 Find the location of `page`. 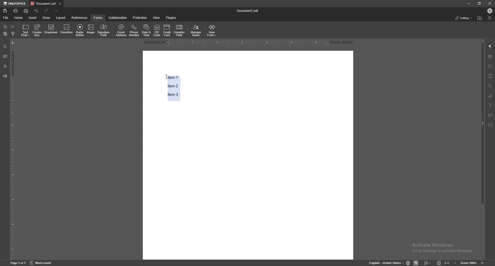

page is located at coordinates (18, 263).